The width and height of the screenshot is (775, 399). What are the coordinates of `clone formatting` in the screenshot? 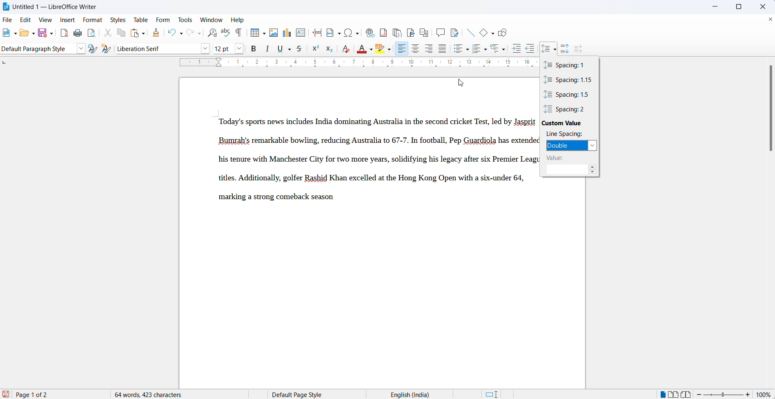 It's located at (158, 33).